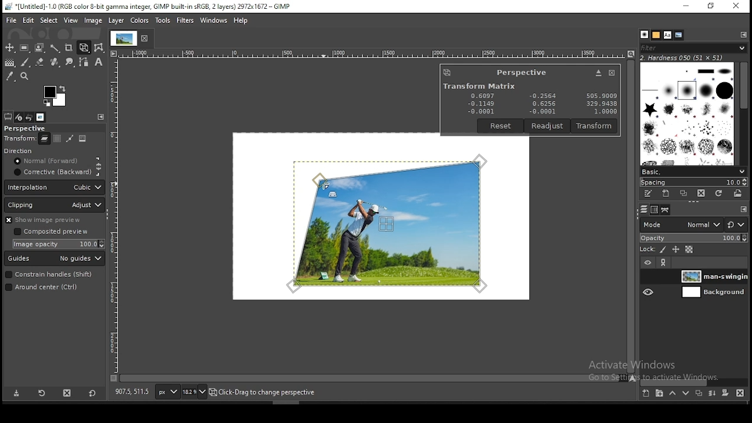 The height and width of the screenshot is (423, 752). Describe the element at coordinates (30, 117) in the screenshot. I see `undo history` at that location.